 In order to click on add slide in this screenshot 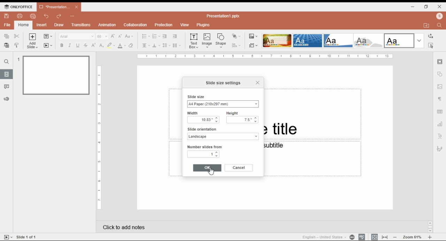, I will do `click(33, 41)`.